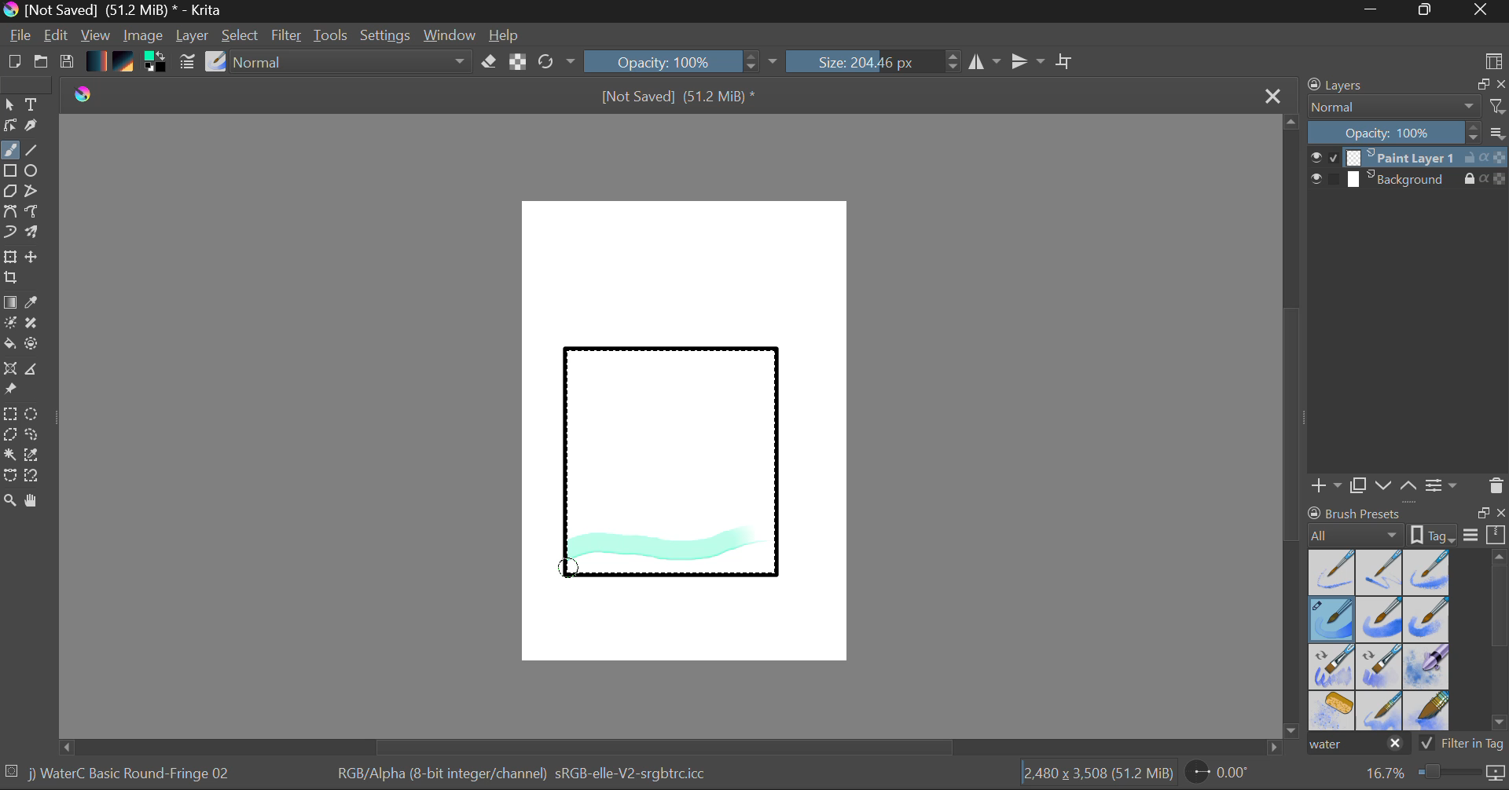  I want to click on Move Layer Down, so click(1385, 486).